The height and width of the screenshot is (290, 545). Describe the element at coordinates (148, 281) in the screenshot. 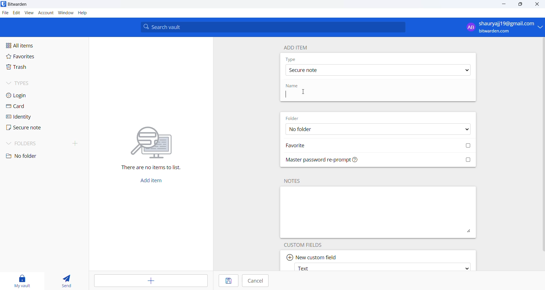

I see `add` at that location.